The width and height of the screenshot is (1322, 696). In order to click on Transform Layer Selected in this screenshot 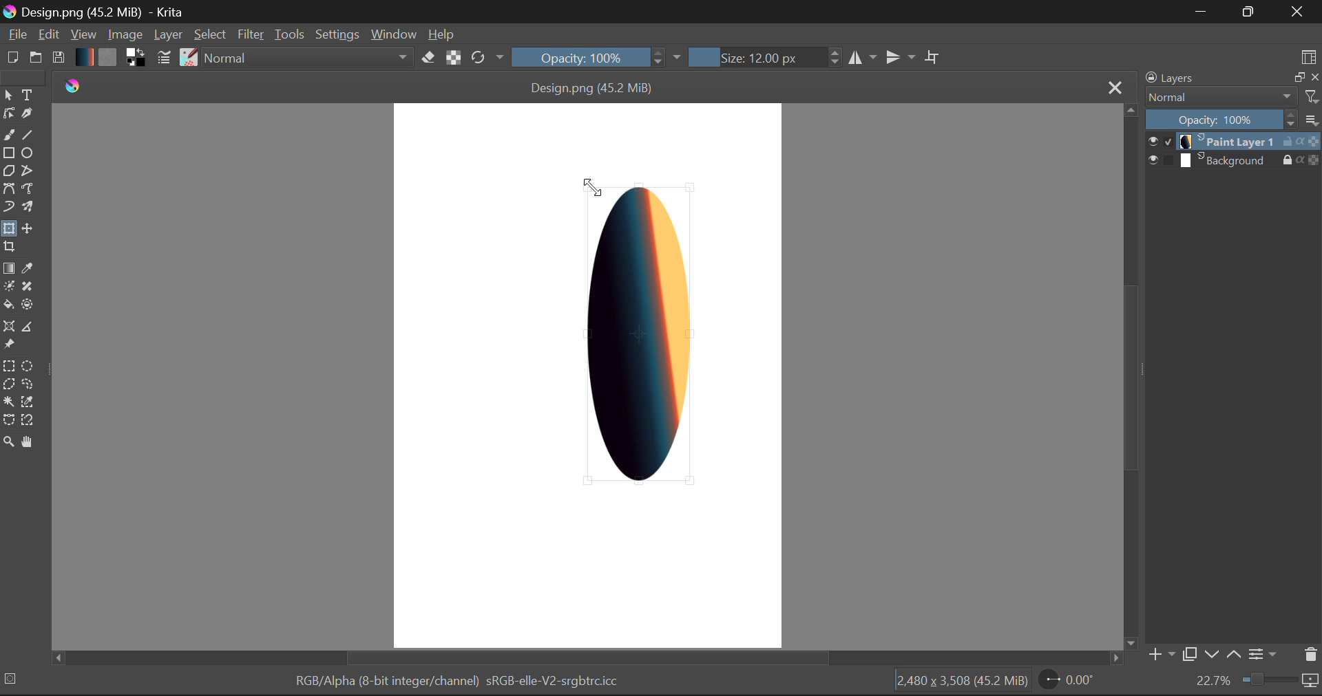, I will do `click(8, 230)`.